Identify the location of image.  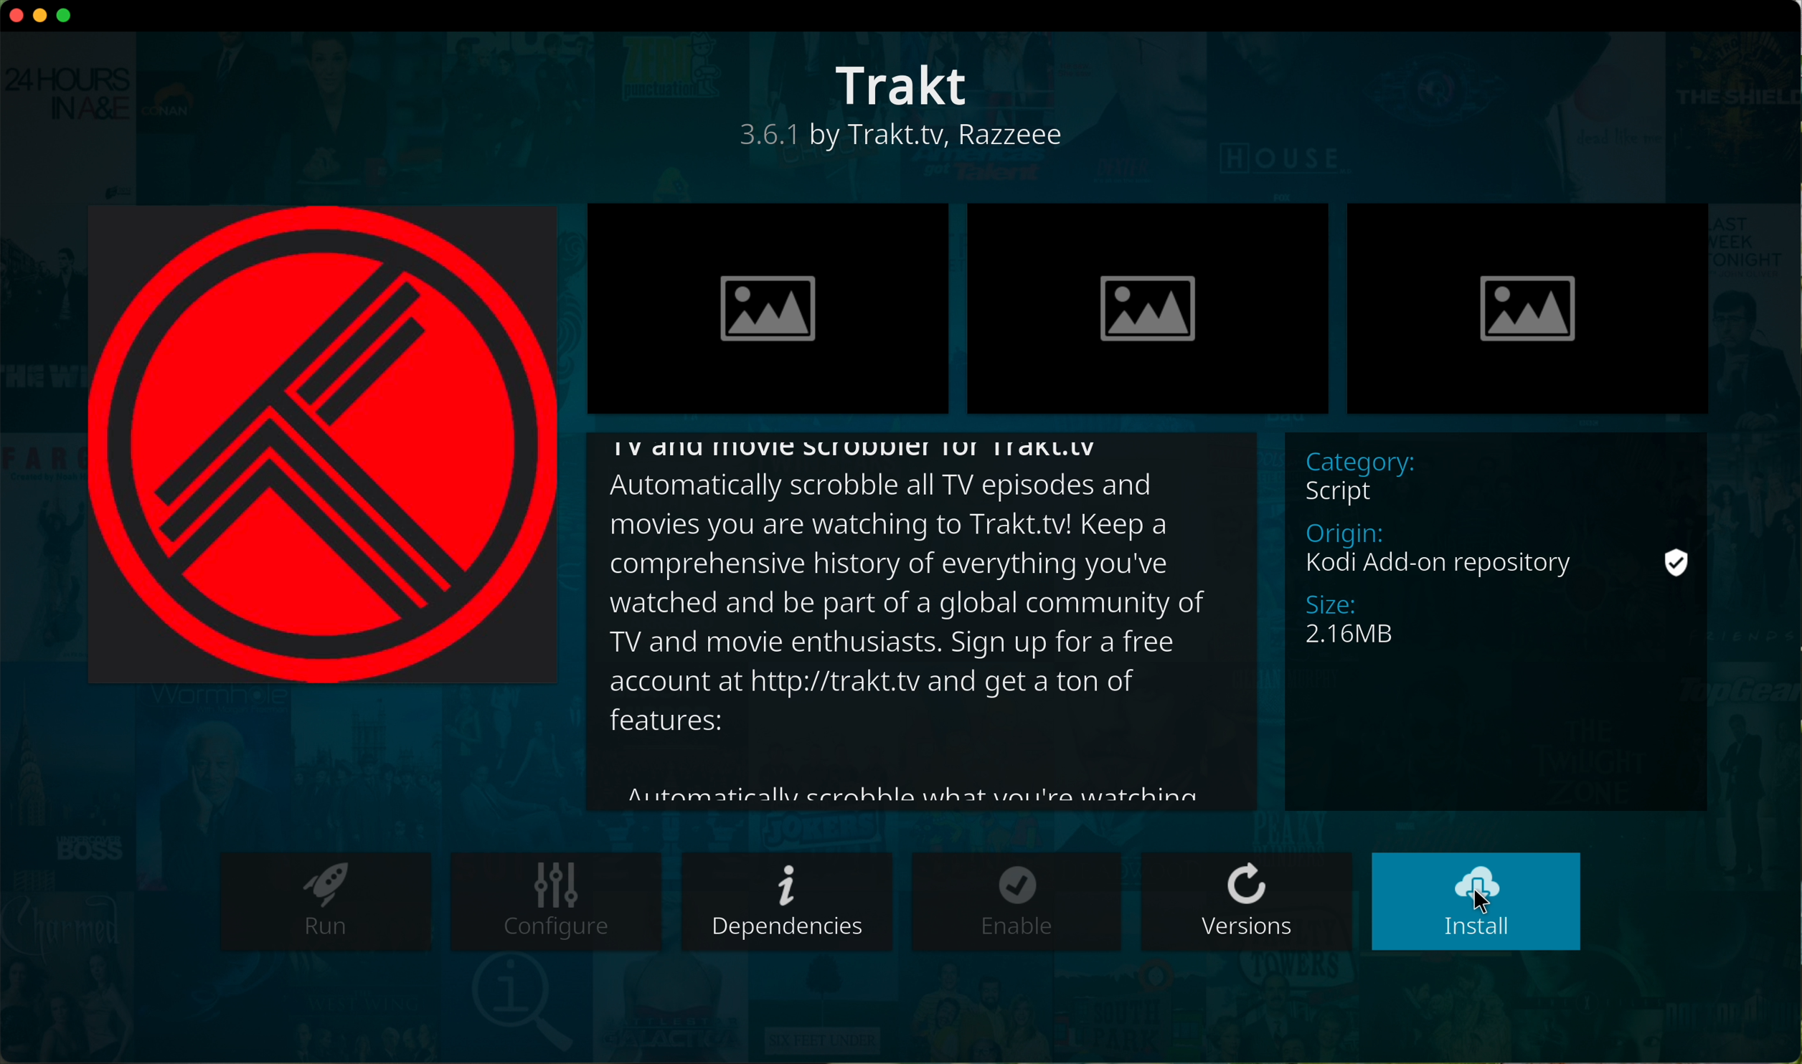
(1148, 306).